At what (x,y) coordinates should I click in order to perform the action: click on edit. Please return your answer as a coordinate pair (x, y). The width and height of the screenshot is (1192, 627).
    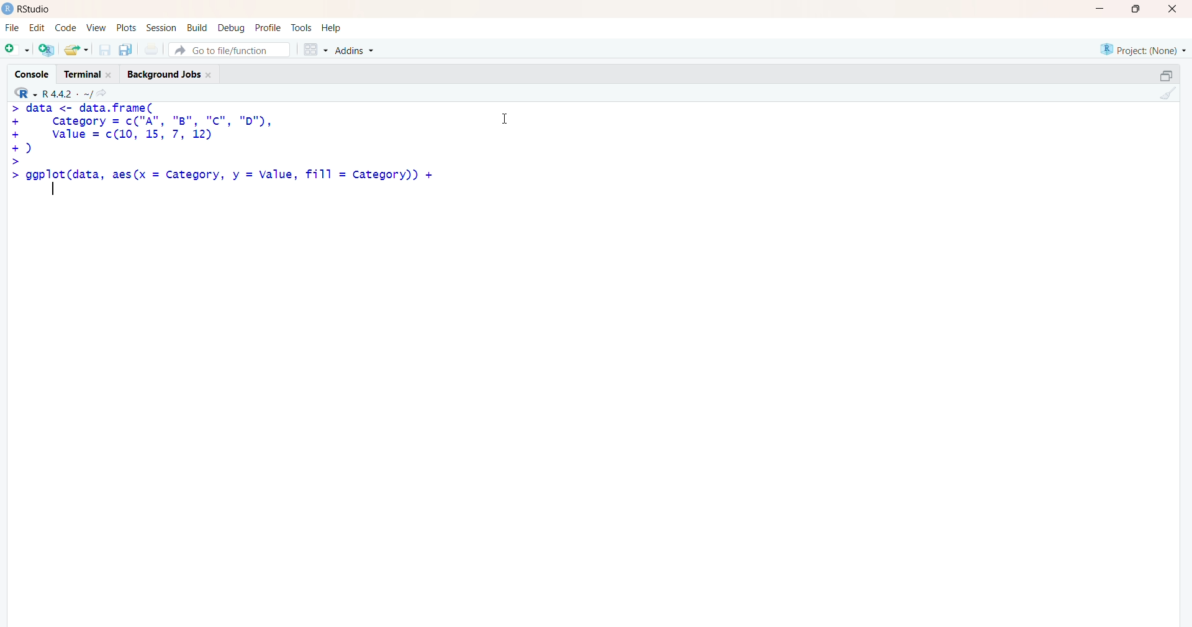
    Looking at the image, I should click on (37, 28).